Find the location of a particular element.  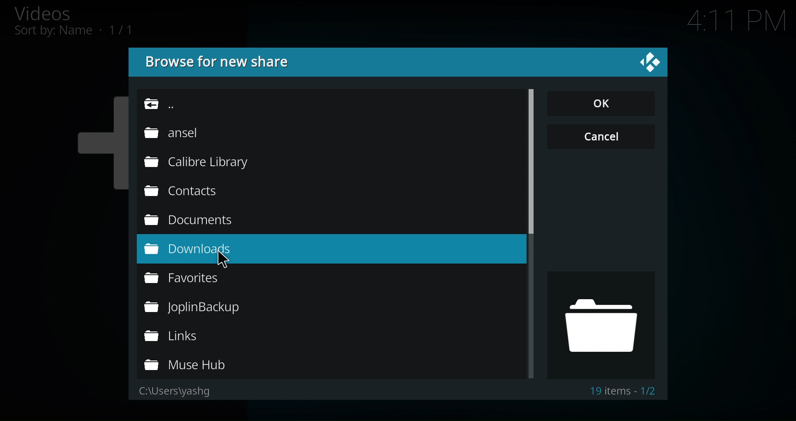

Favorites is located at coordinates (198, 277).